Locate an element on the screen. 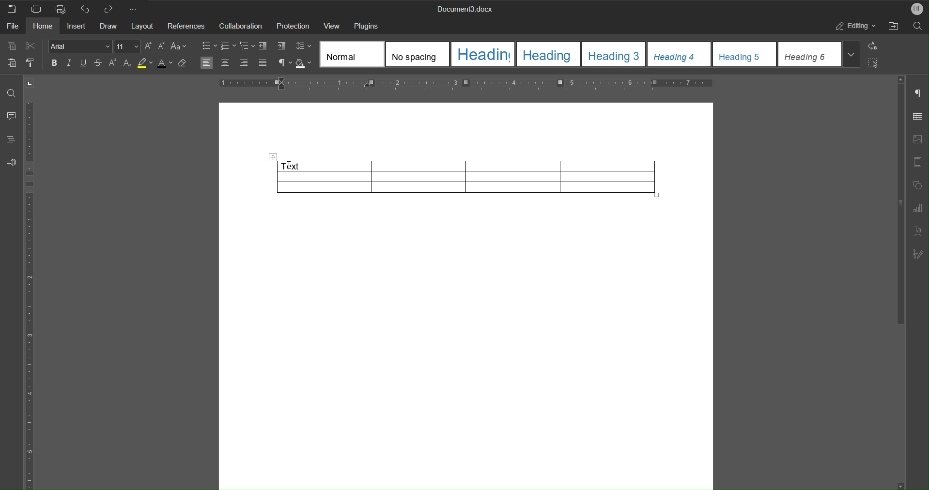  Copy Style is located at coordinates (30, 61).